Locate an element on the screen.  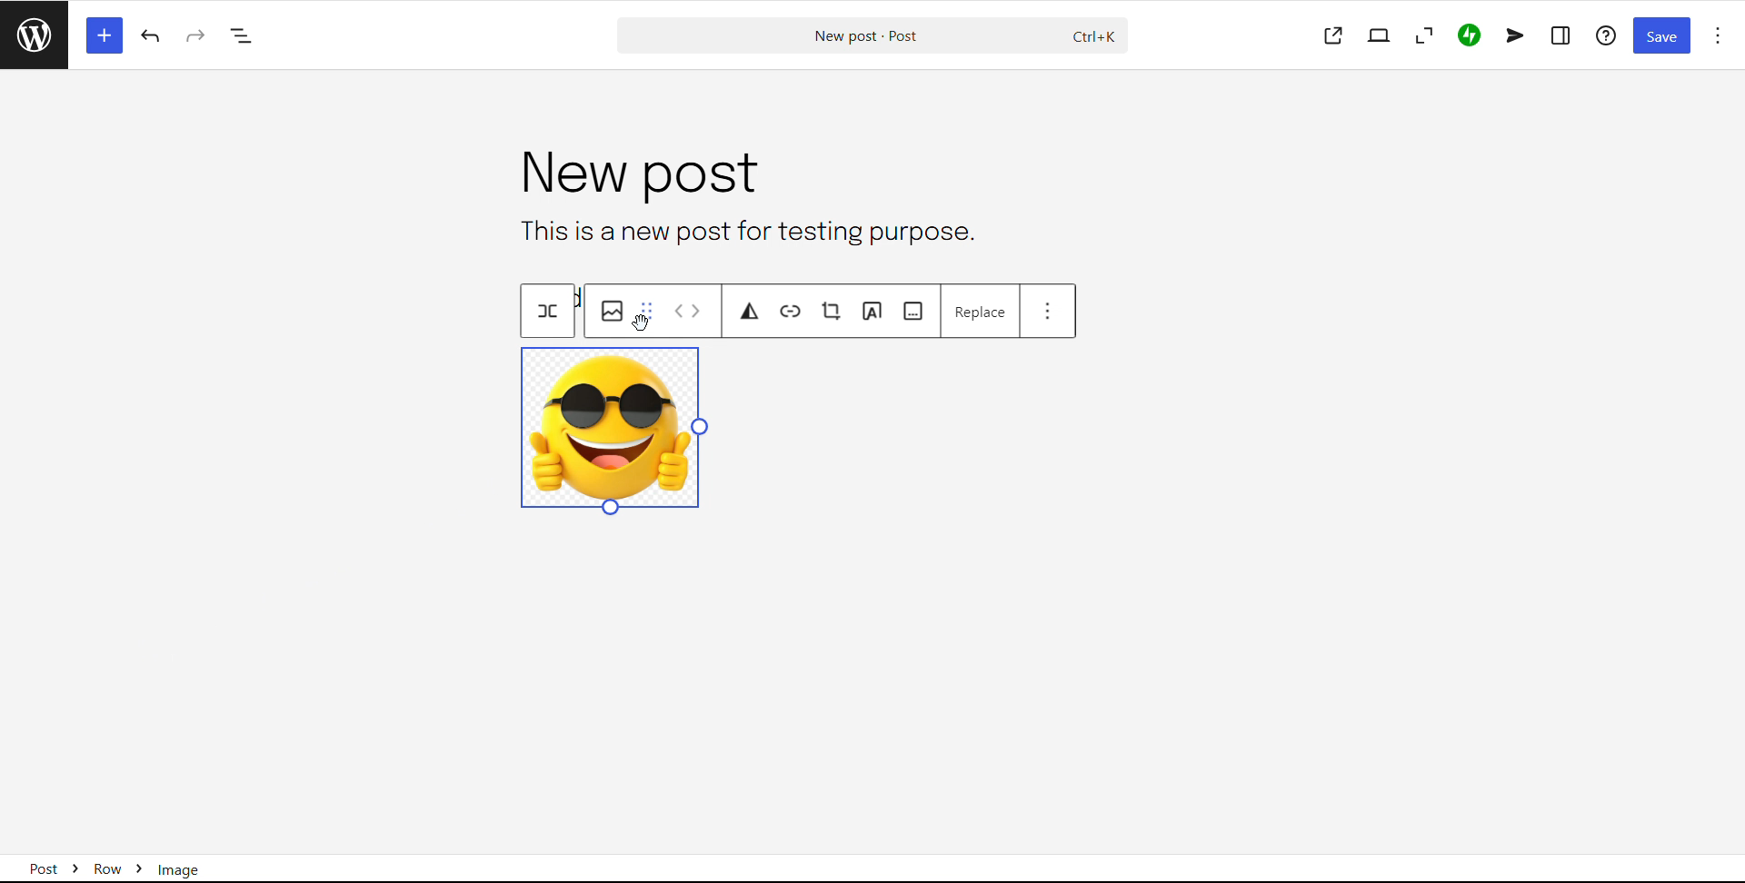
brackets is located at coordinates (548, 311).